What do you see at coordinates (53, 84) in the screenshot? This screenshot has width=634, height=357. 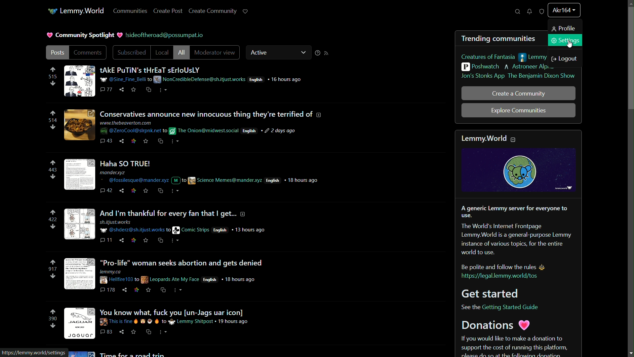 I see `downvote` at bounding box center [53, 84].